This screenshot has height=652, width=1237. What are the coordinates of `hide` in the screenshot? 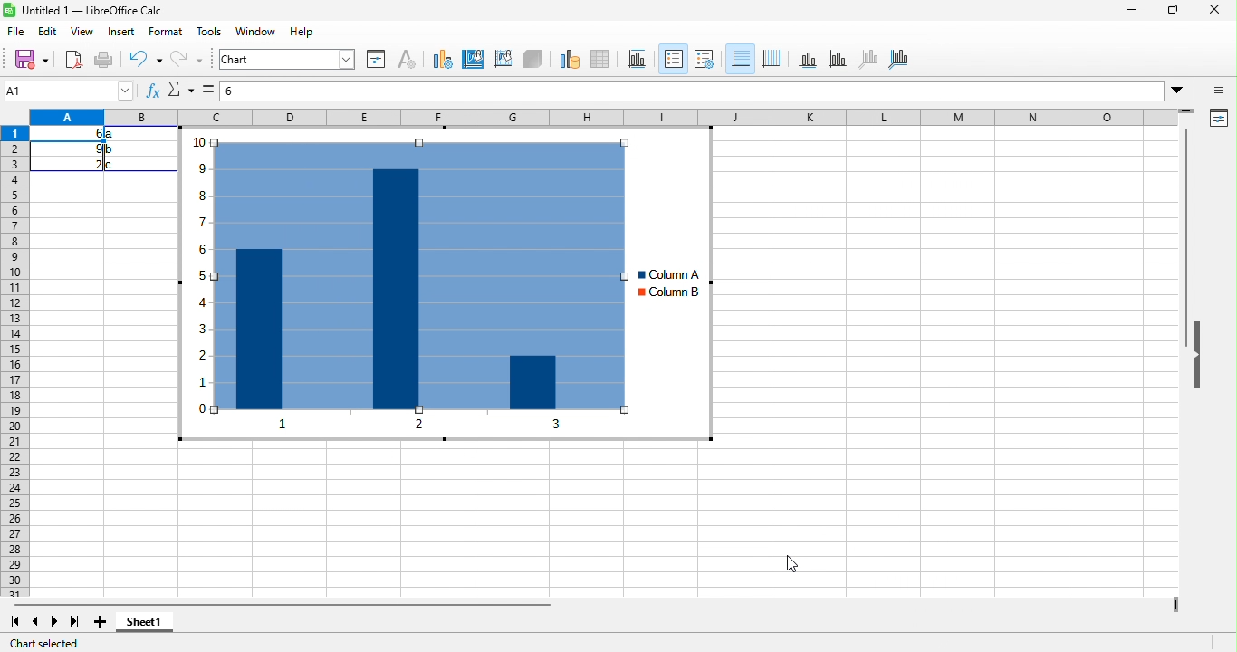 It's located at (1203, 378).